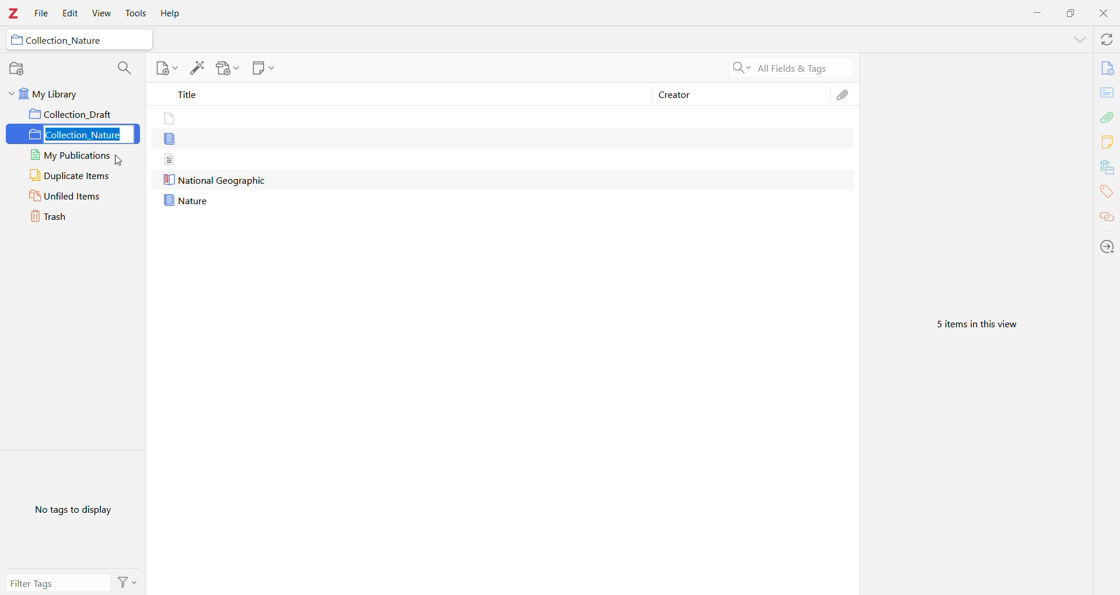 Image resolution: width=1120 pixels, height=595 pixels. What do you see at coordinates (127, 582) in the screenshot?
I see `Actions` at bounding box center [127, 582].